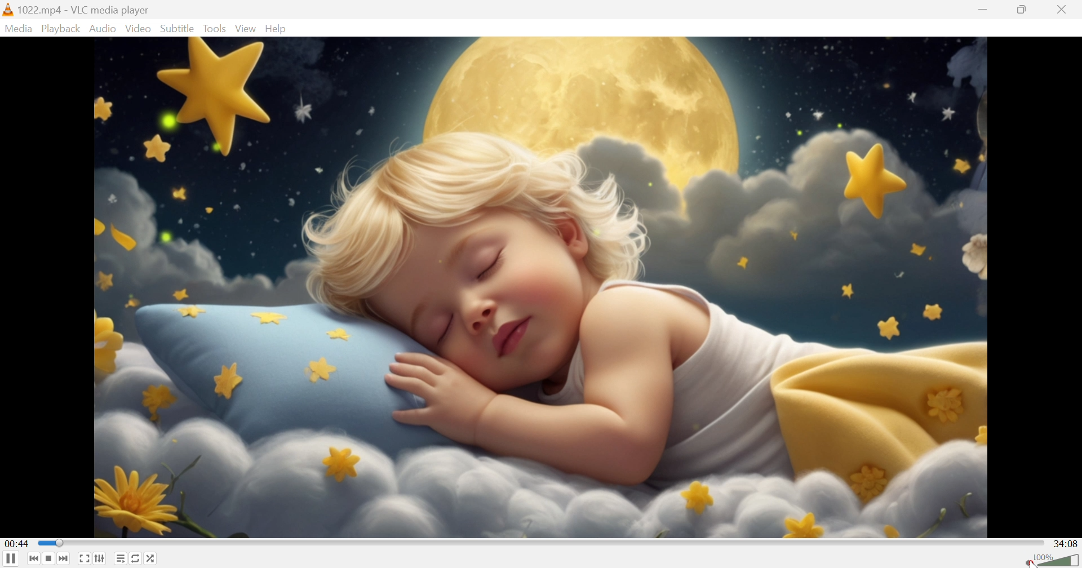 This screenshot has height=568, width=1082. Describe the element at coordinates (1067, 543) in the screenshot. I see `34:08` at that location.